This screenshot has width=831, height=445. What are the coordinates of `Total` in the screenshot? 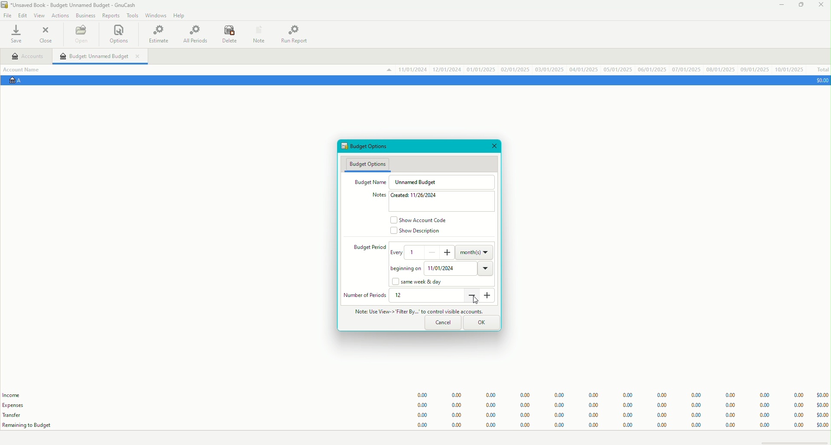 It's located at (822, 70).